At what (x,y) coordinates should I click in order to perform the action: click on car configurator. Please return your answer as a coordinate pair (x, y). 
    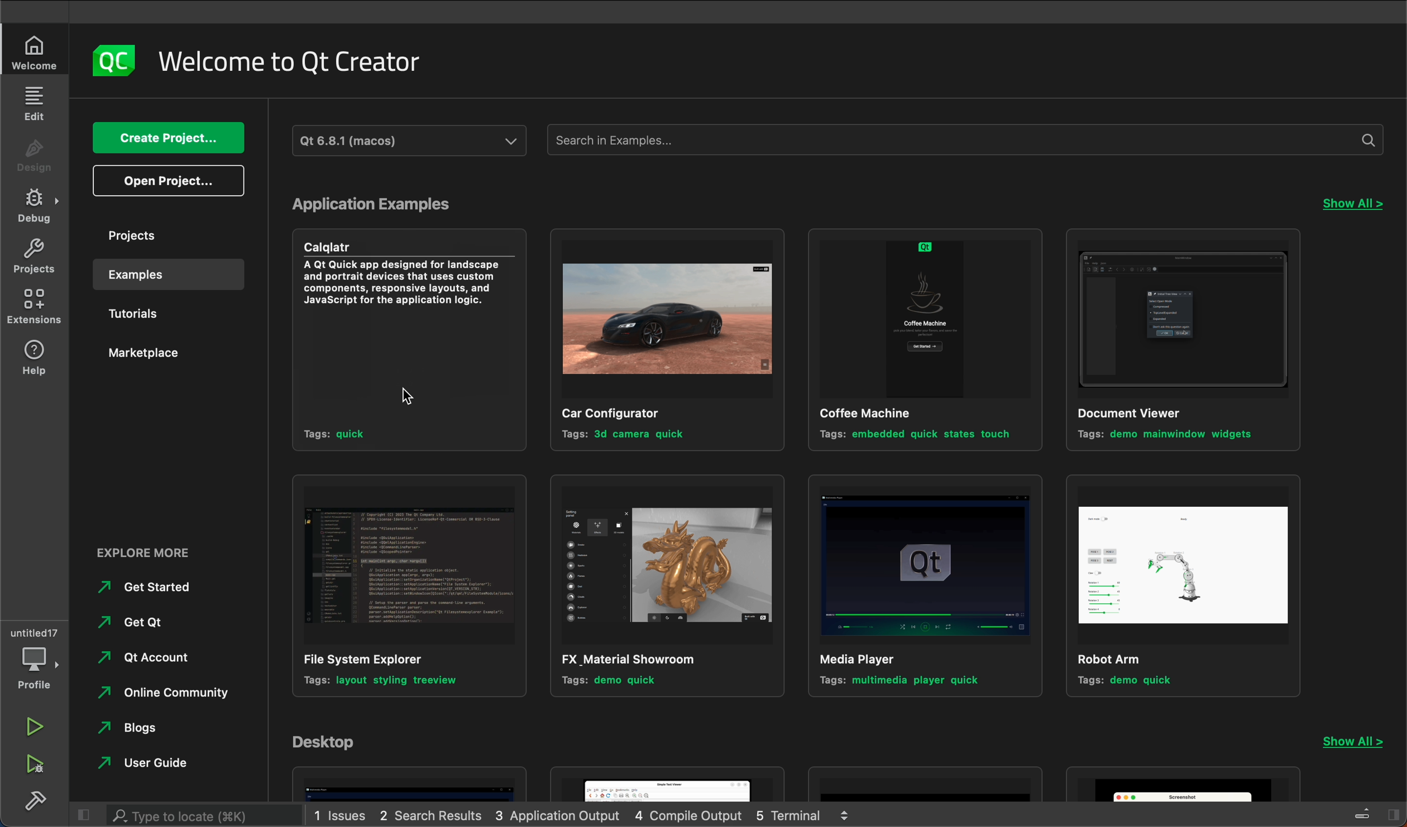
    Looking at the image, I should click on (661, 339).